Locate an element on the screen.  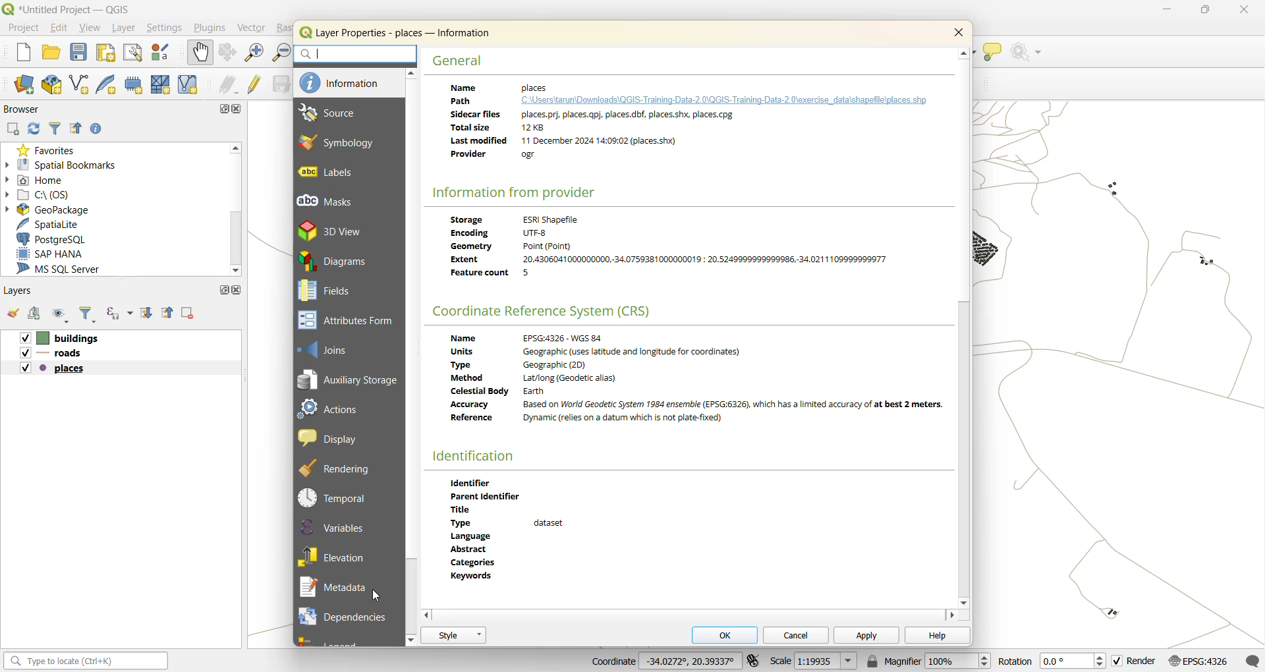
temporal is located at coordinates (334, 495).